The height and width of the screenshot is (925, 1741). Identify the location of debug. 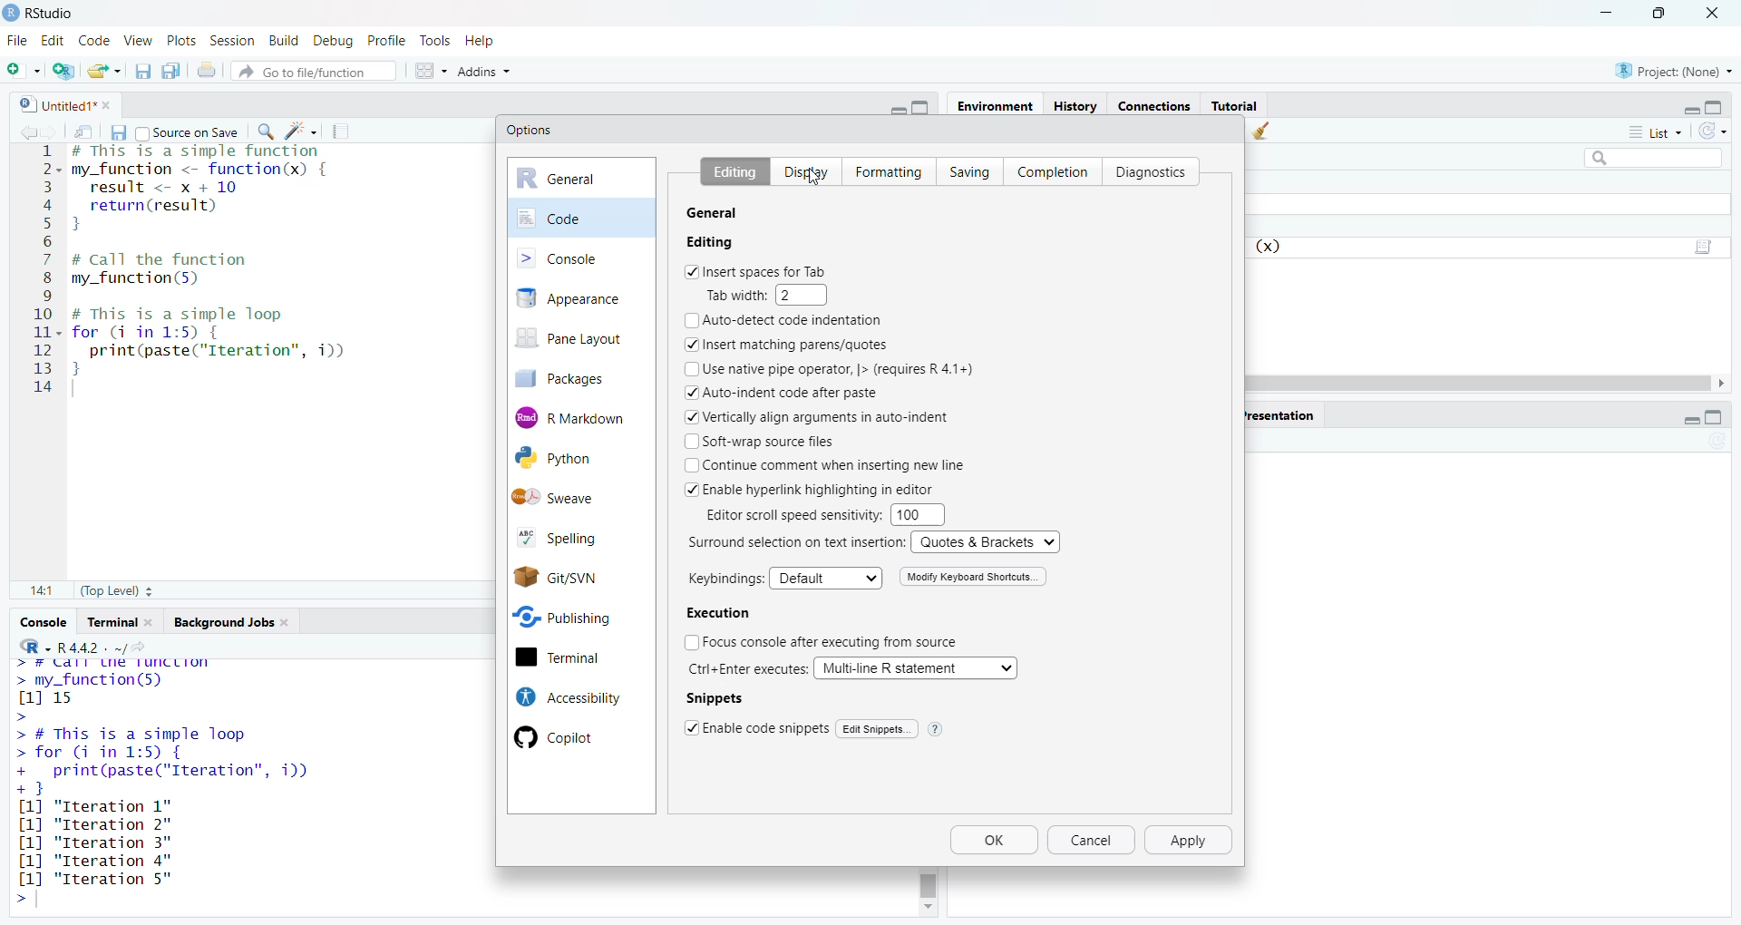
(334, 38).